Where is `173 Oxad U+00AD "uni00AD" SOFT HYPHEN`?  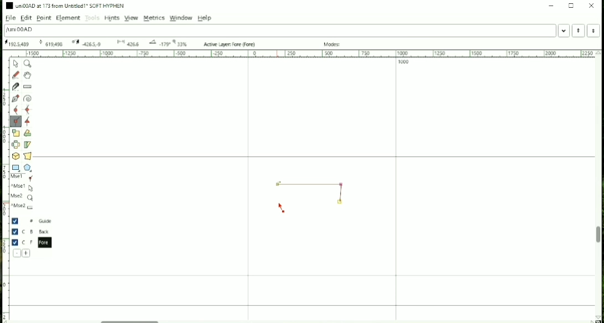
173 Oxad U+00AD "uni00AD" SOFT HYPHEN is located at coordinates (159, 44).